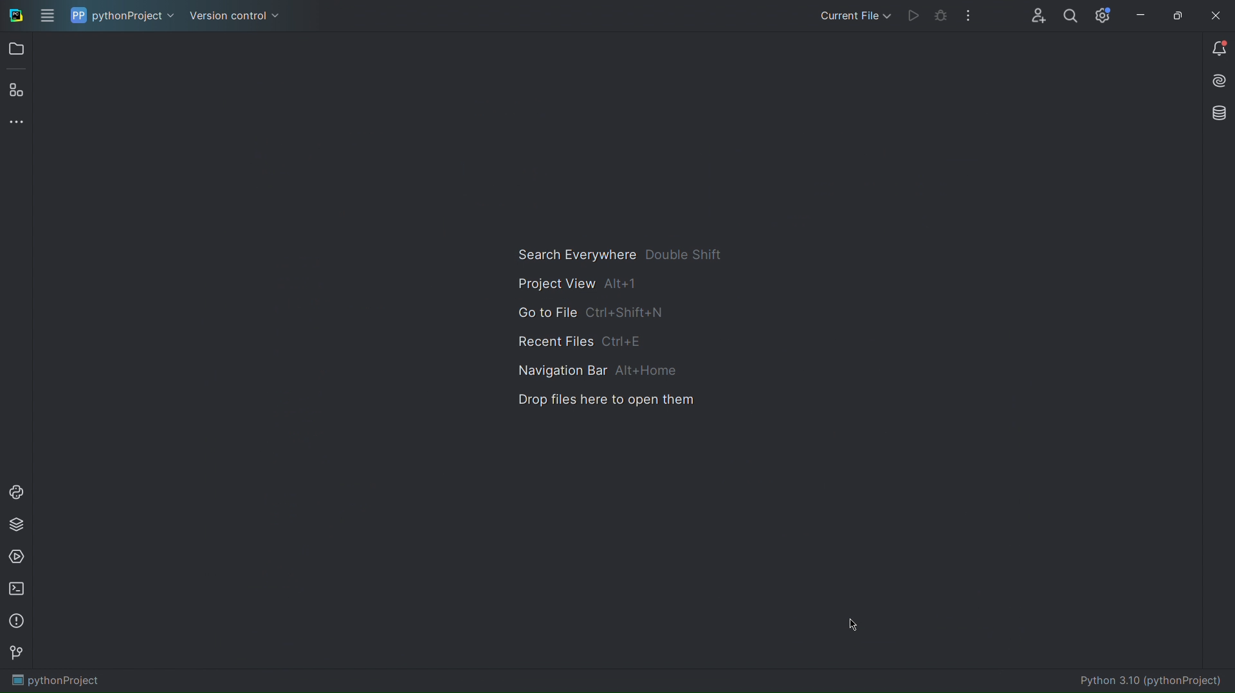 The image size is (1235, 693). I want to click on Drop files here to open them, so click(610, 399).